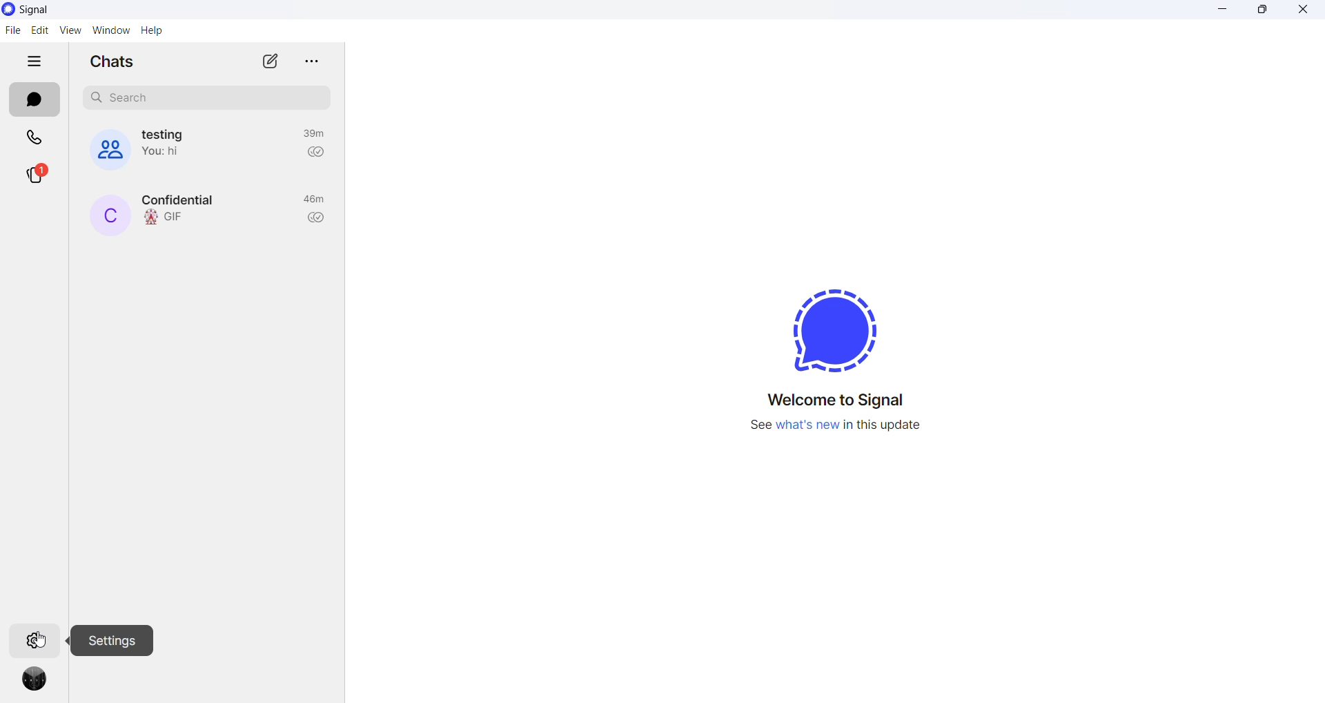 This screenshot has width=1325, height=703. Describe the element at coordinates (110, 30) in the screenshot. I see `window` at that location.